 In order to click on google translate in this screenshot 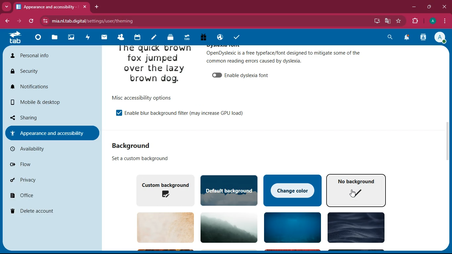, I will do `click(387, 21)`.